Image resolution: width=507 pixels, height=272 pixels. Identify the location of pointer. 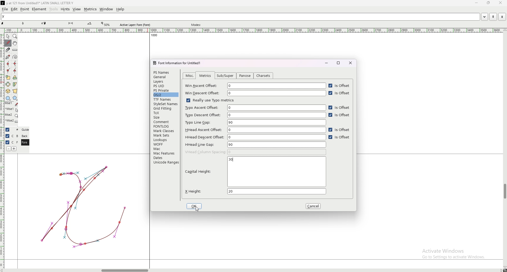
(8, 36).